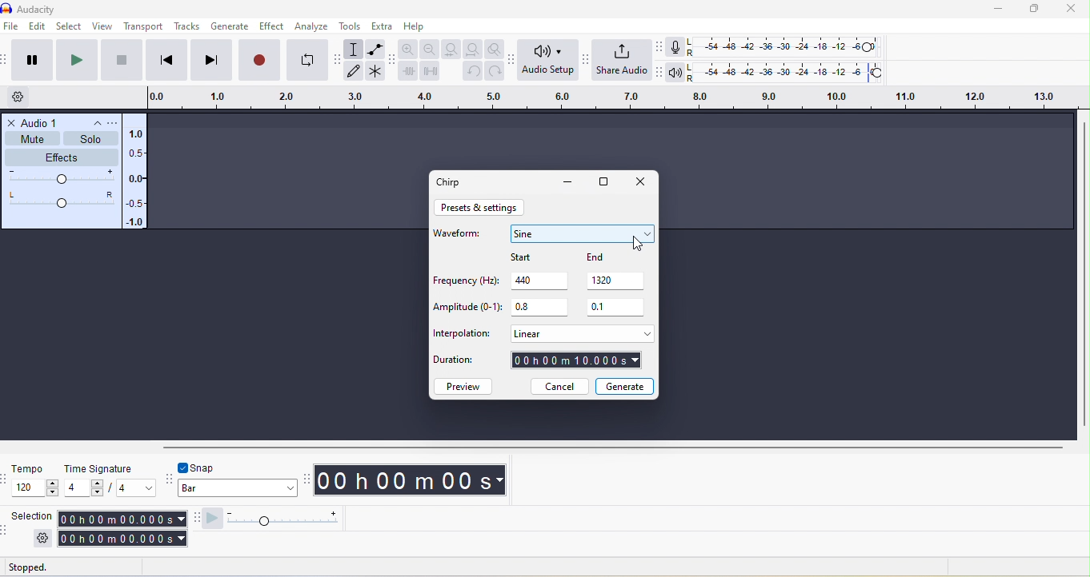 This screenshot has width=1090, height=577. I want to click on 1320, so click(619, 281).